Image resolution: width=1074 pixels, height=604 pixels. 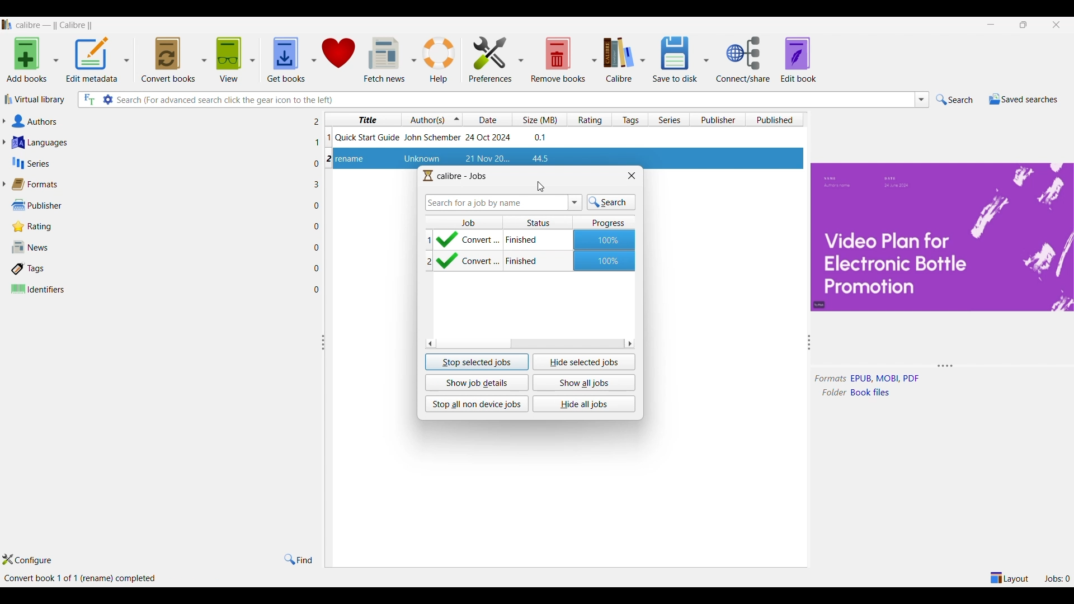 I want to click on Size column, so click(x=539, y=119).